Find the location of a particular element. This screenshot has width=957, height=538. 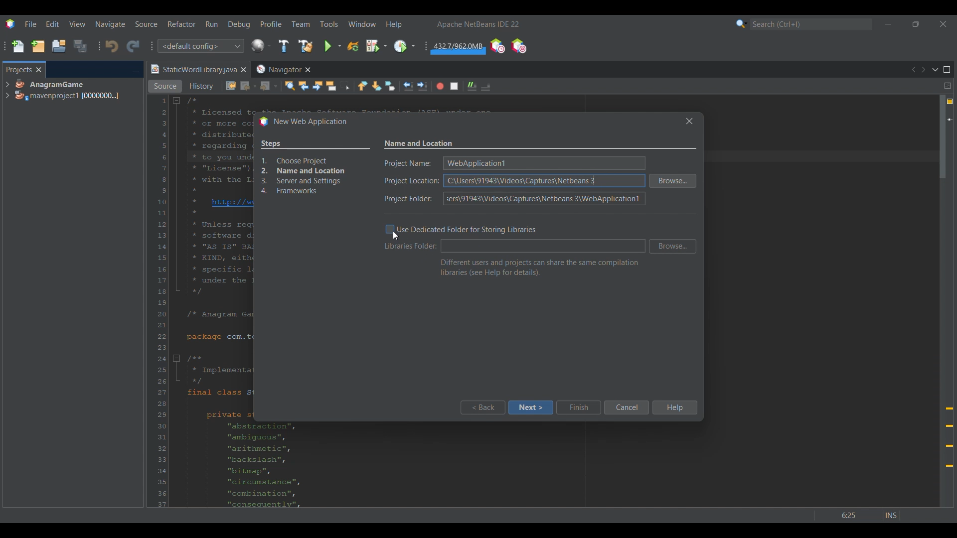

Previous is located at coordinates (913, 70).